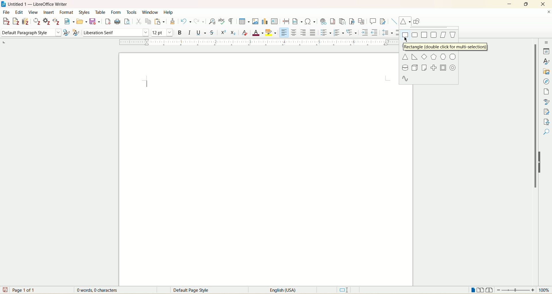  What do you see at coordinates (415, 35) in the screenshot?
I see `rounded rectangle` at bounding box center [415, 35].